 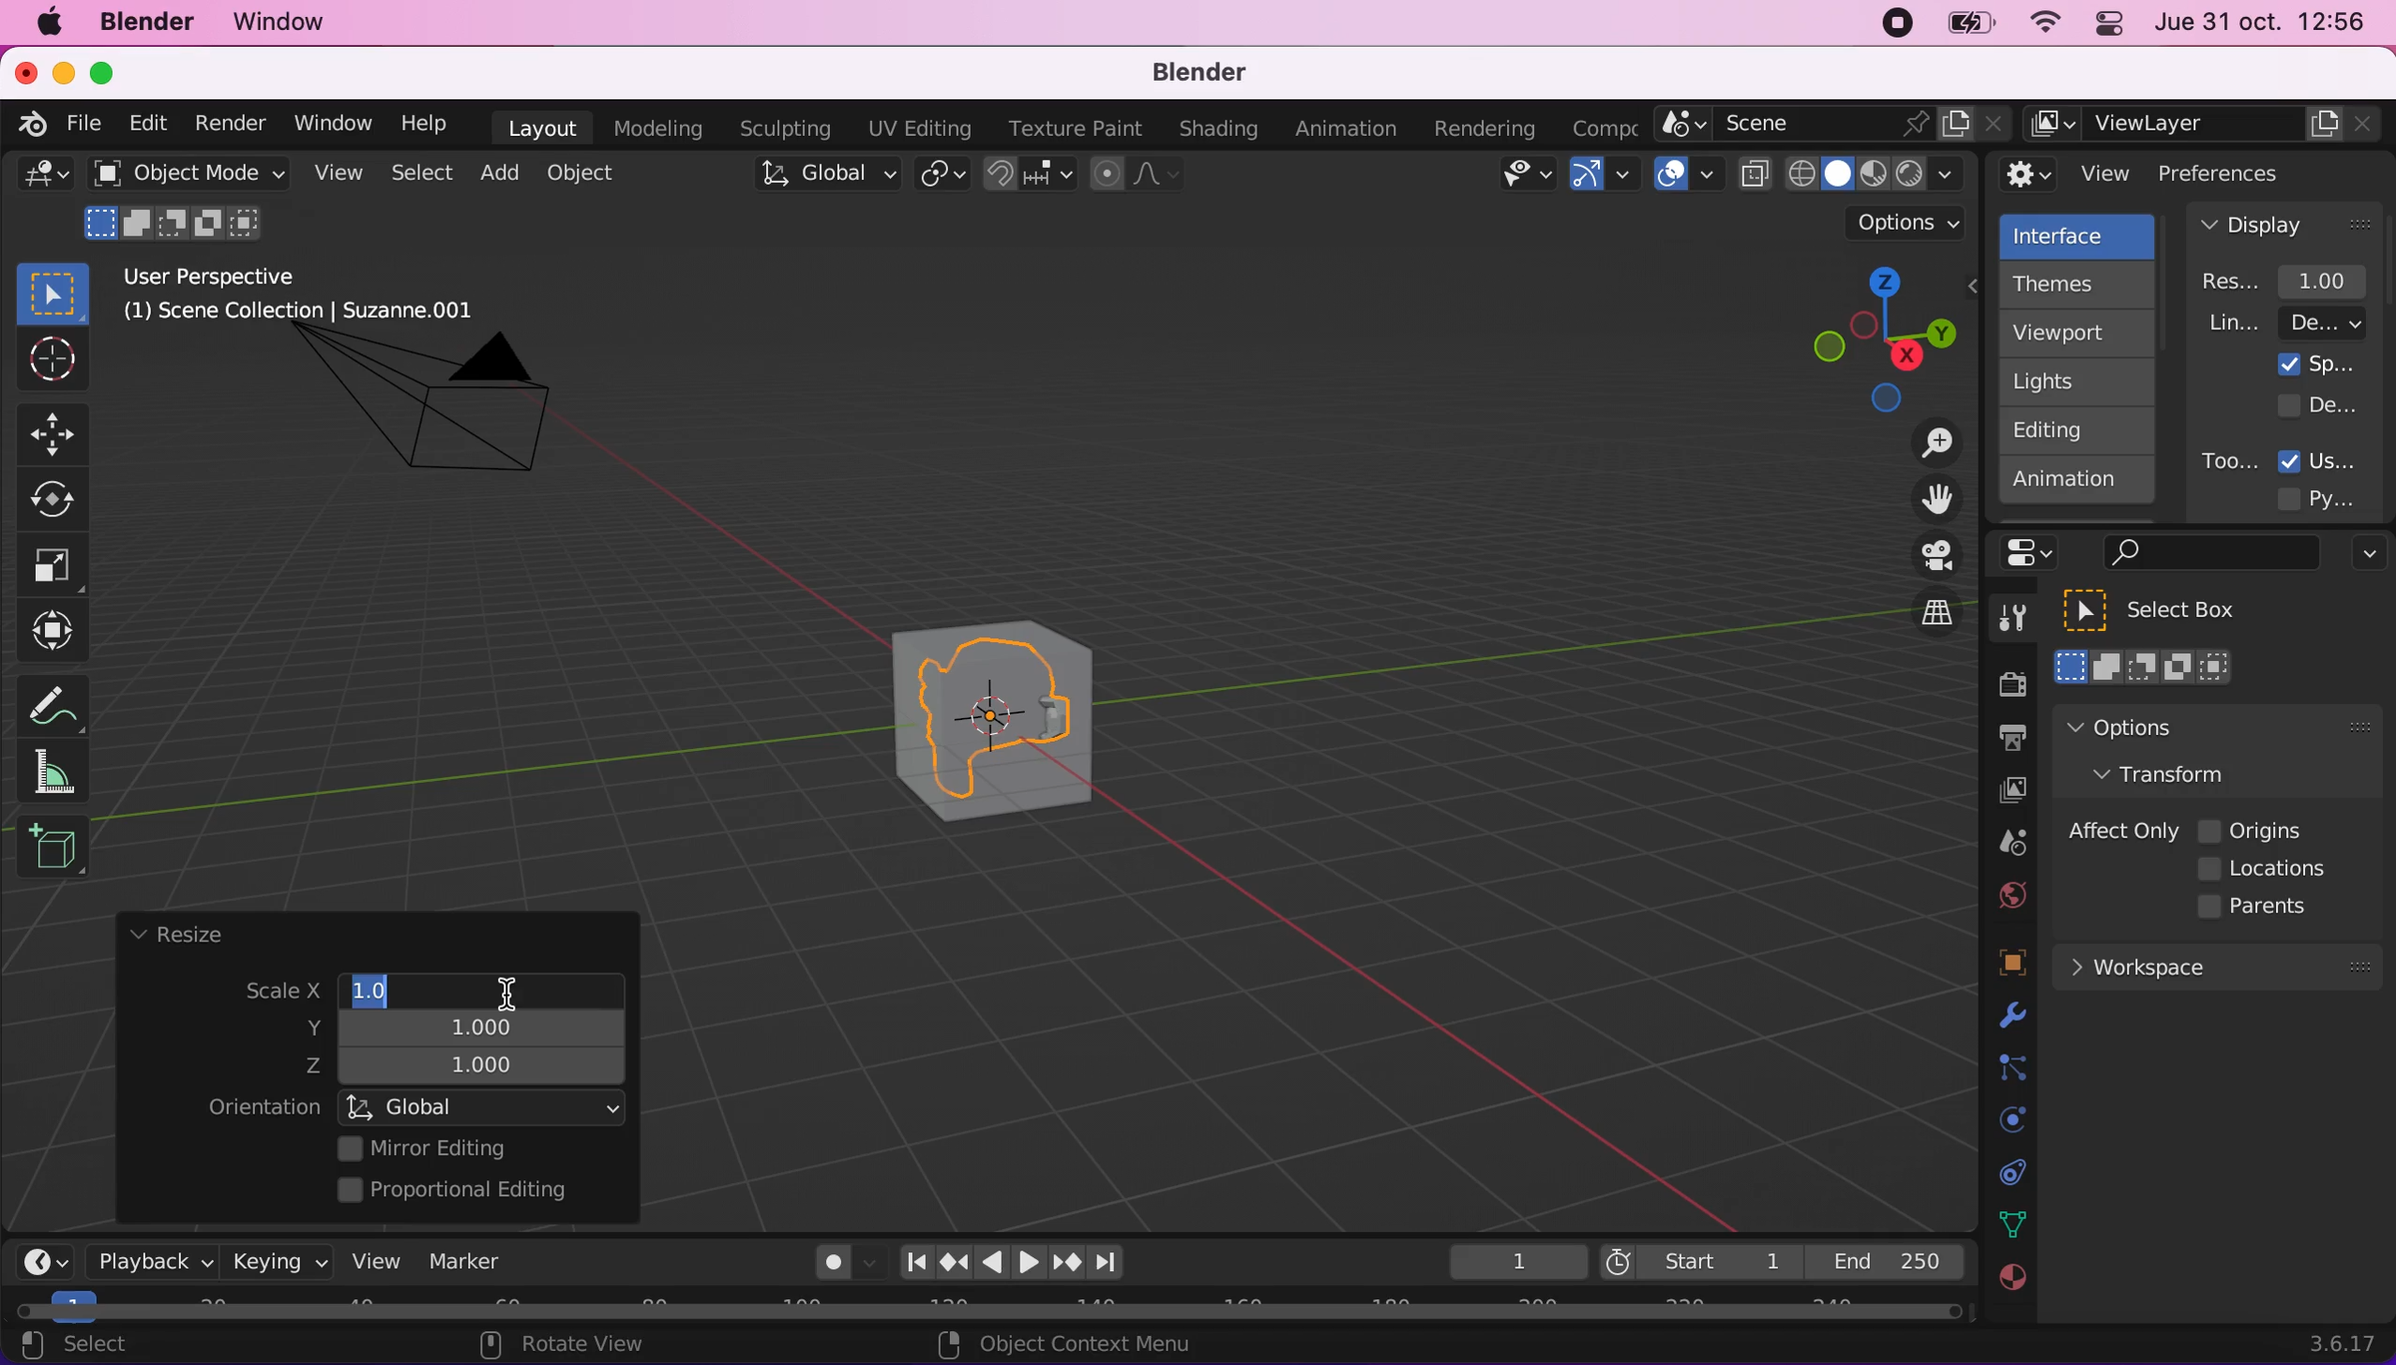 I want to click on splash screen, so click(x=2317, y=364).